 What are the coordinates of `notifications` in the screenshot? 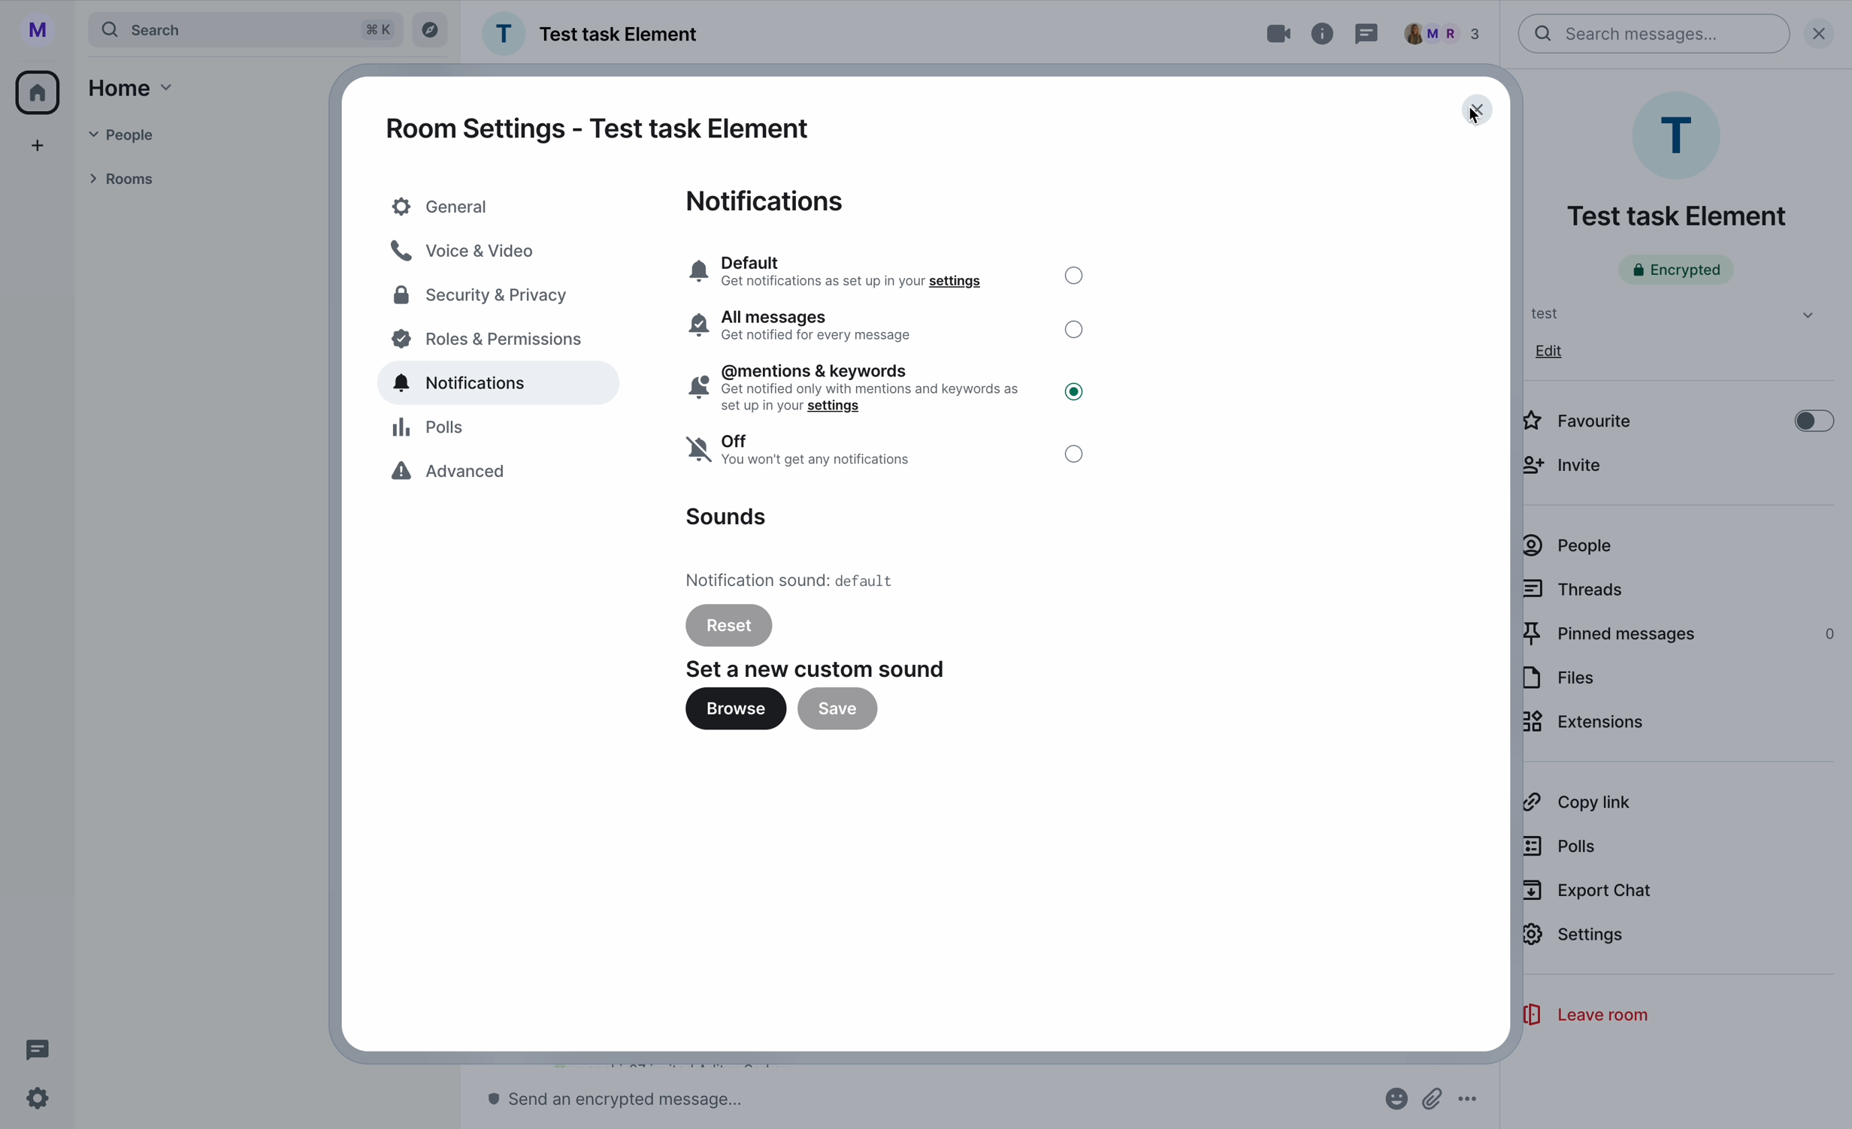 It's located at (770, 201).